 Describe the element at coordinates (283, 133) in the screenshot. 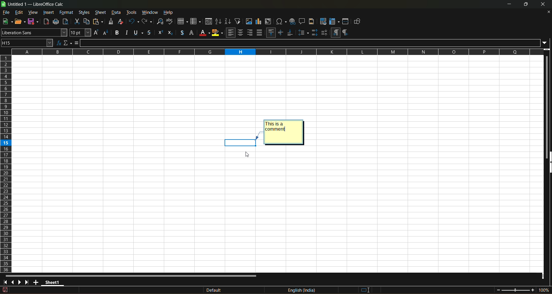

I see `Adding comment ` at that location.